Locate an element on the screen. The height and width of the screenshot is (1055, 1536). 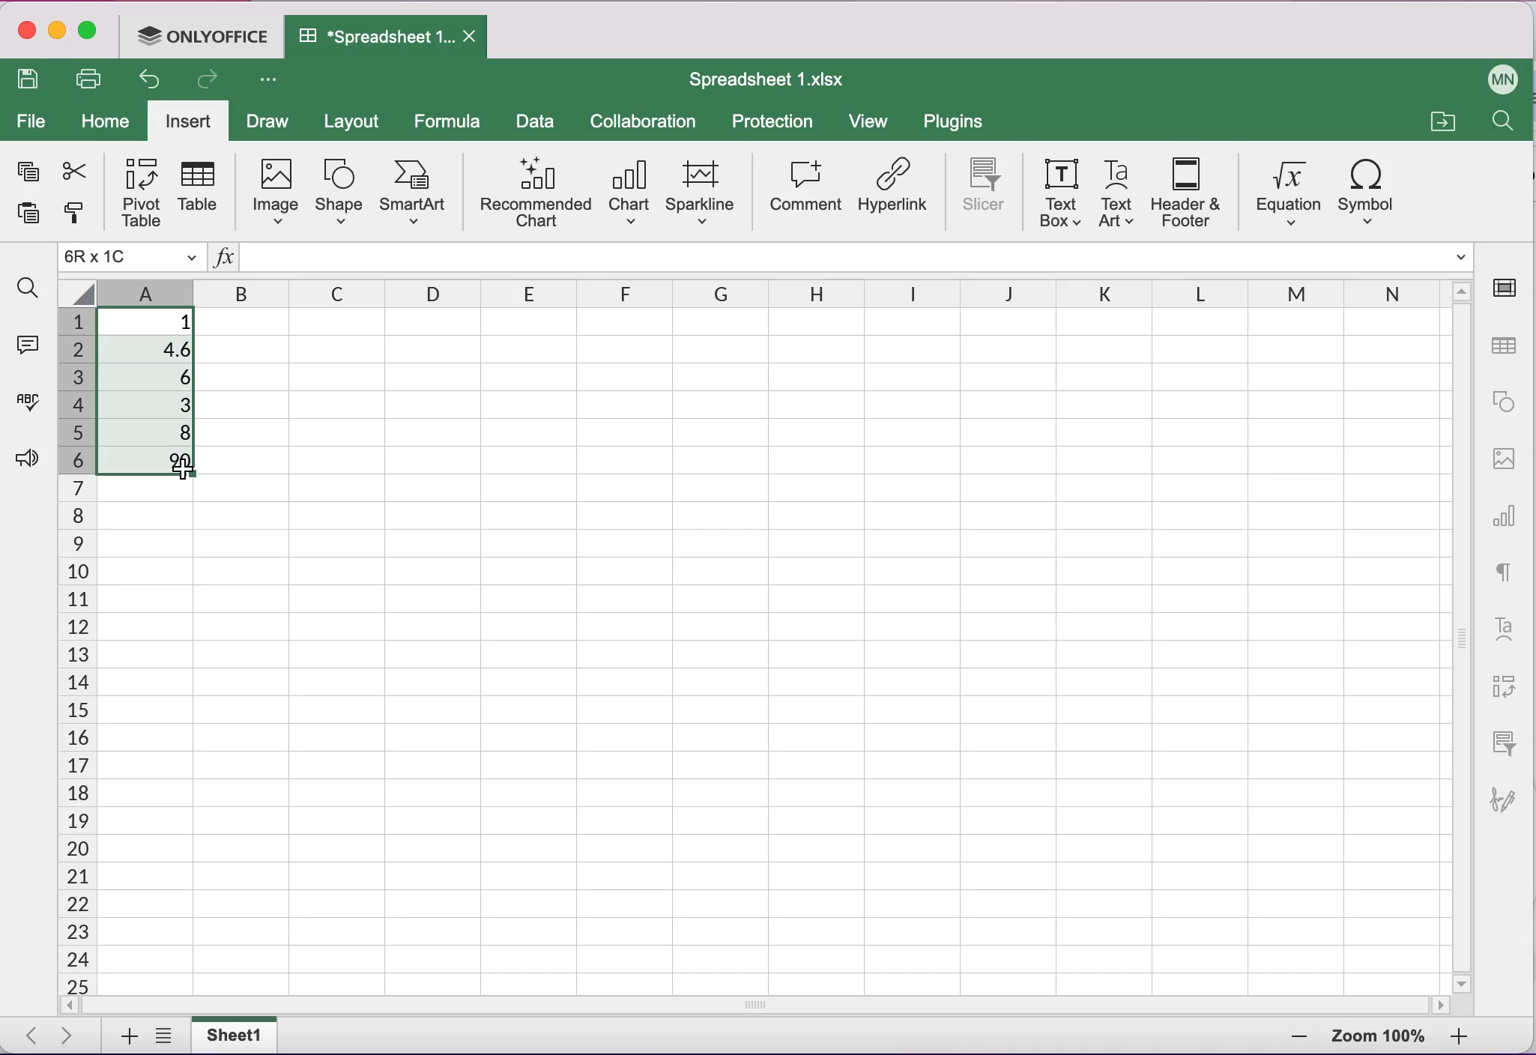
maximize is located at coordinates (88, 34).